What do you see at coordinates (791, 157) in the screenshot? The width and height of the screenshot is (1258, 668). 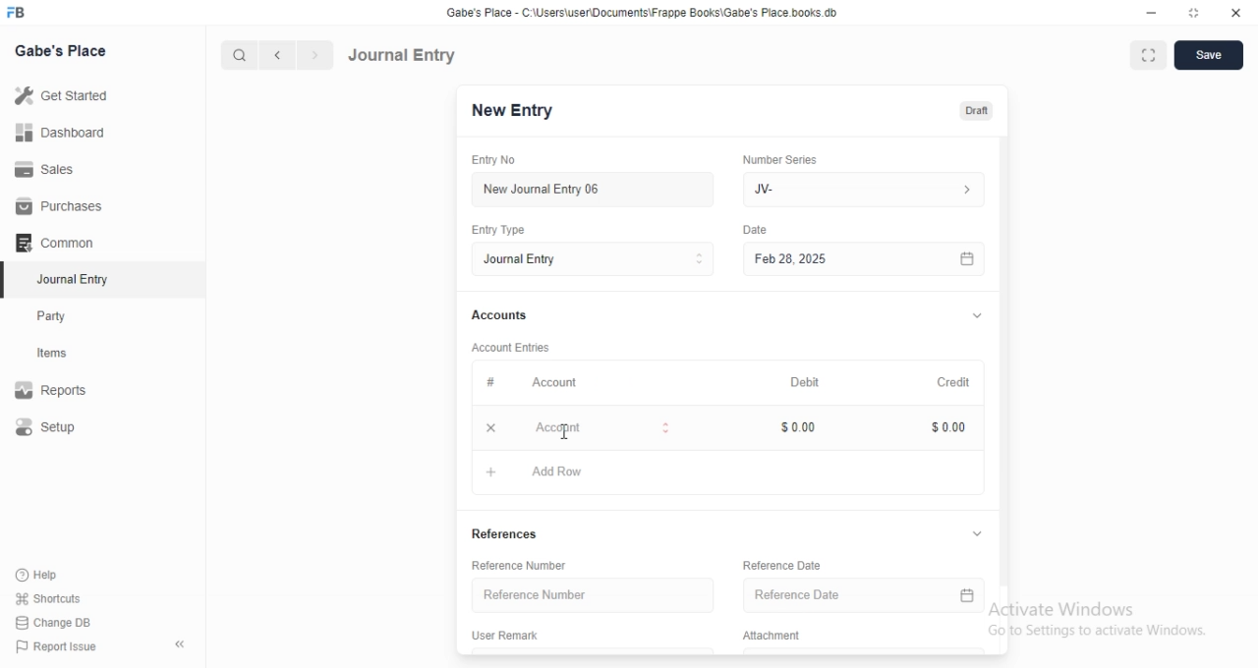 I see `‘Number Series` at bounding box center [791, 157].